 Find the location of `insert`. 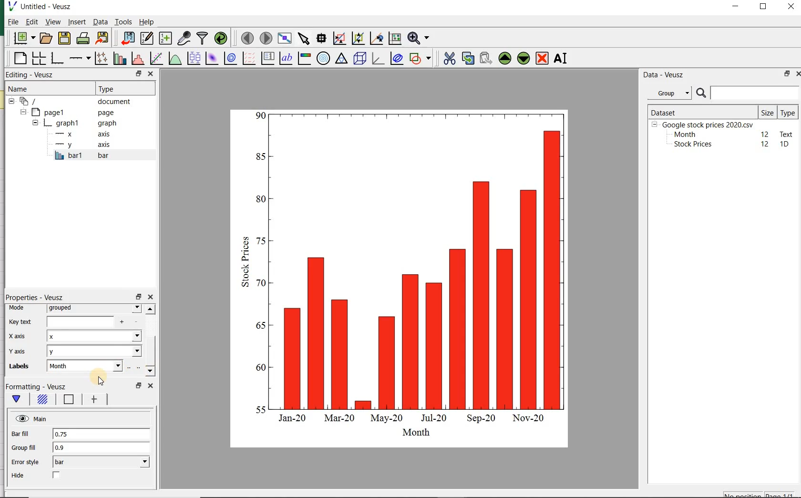

insert is located at coordinates (77, 22).